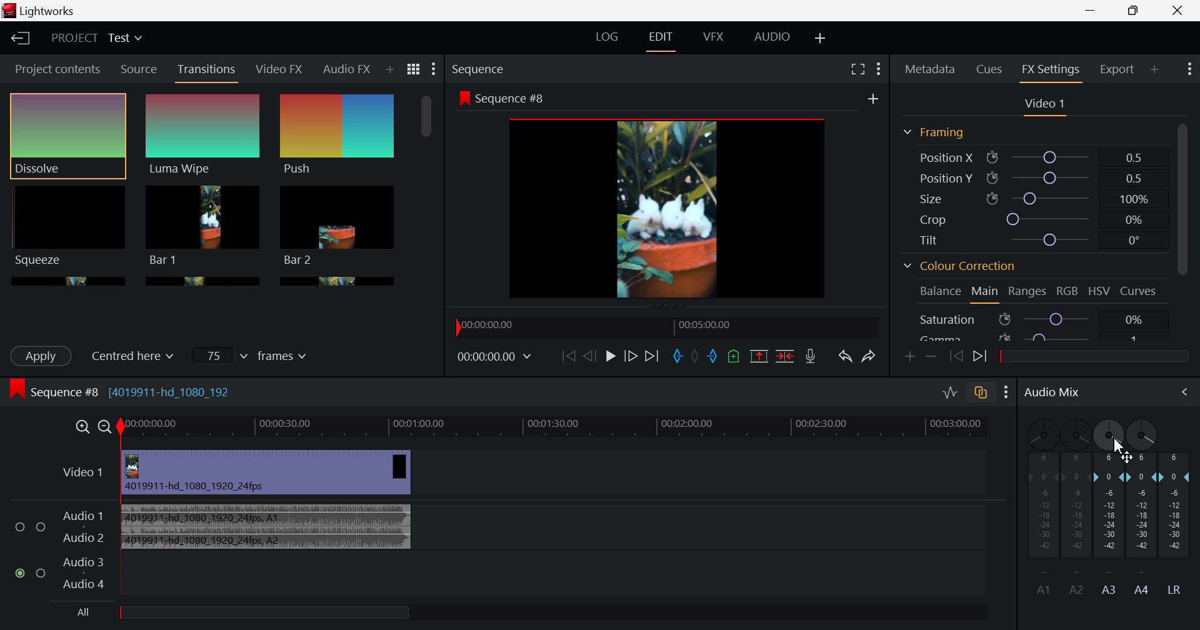 The image size is (1200, 630). What do you see at coordinates (990, 69) in the screenshot?
I see `Cues` at bounding box center [990, 69].